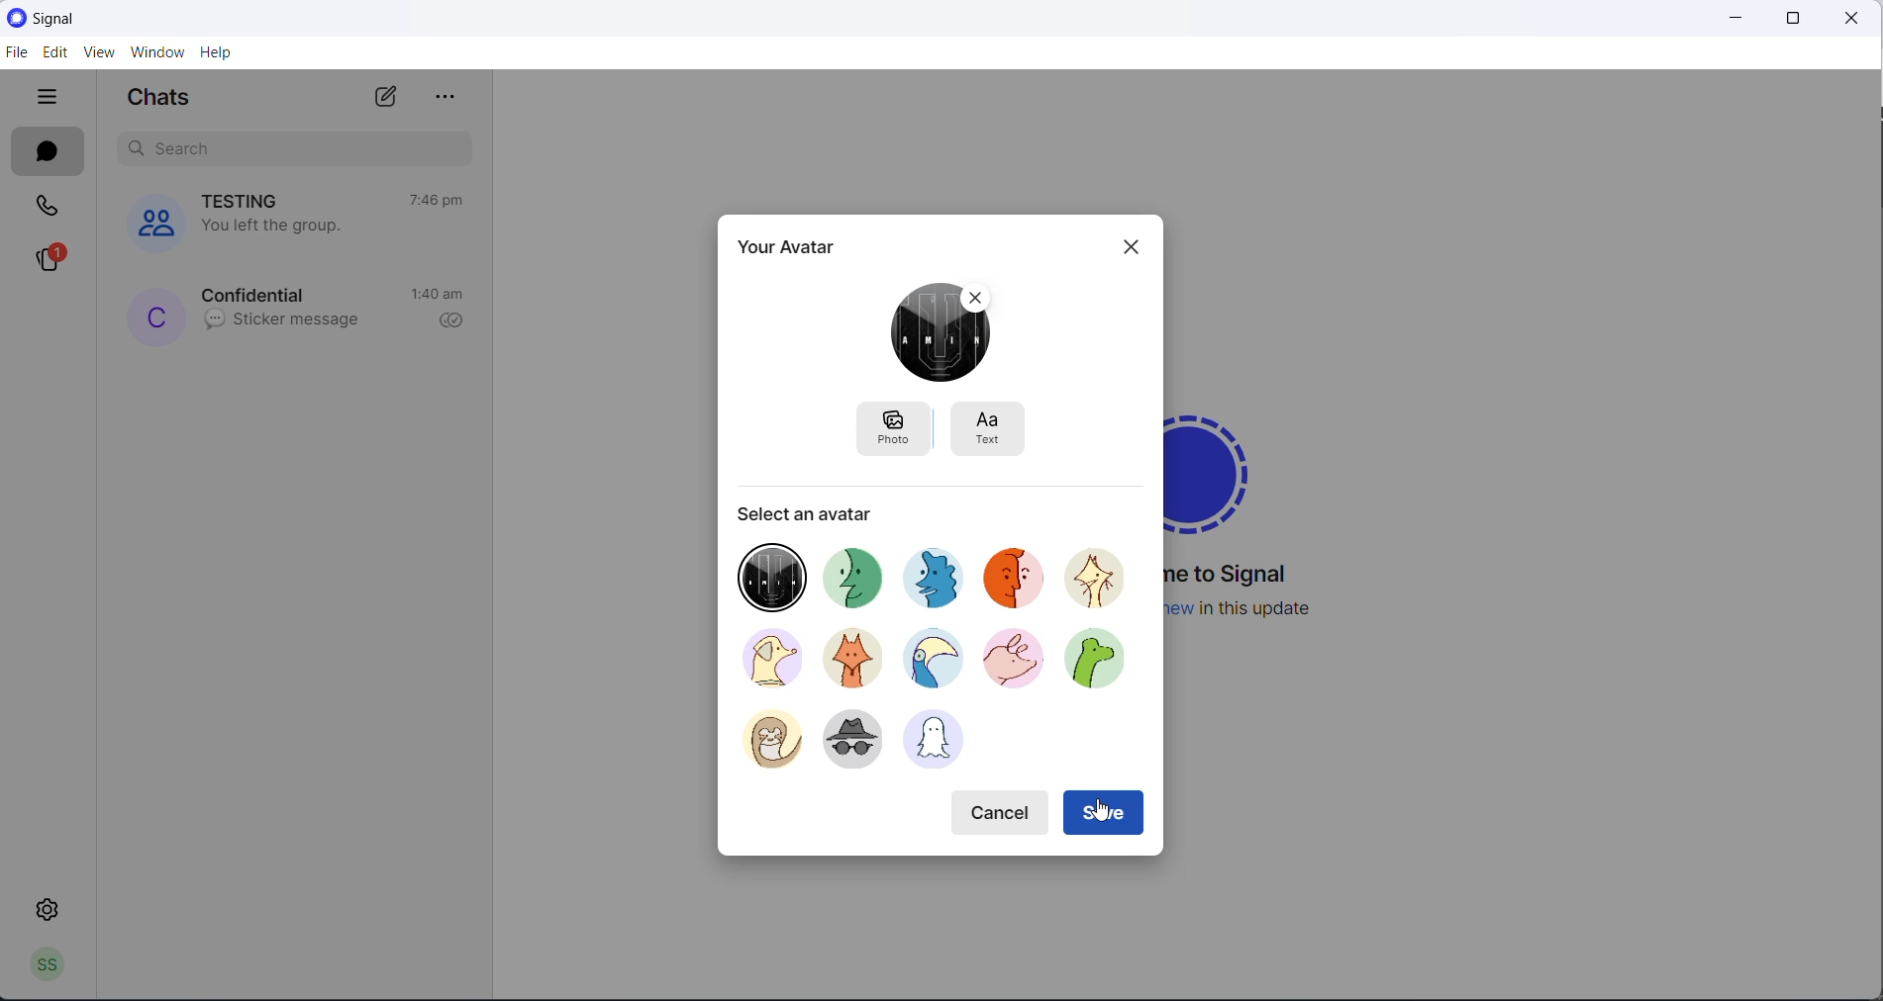 The height and width of the screenshot is (1001, 1883). I want to click on avatar, so click(941, 743).